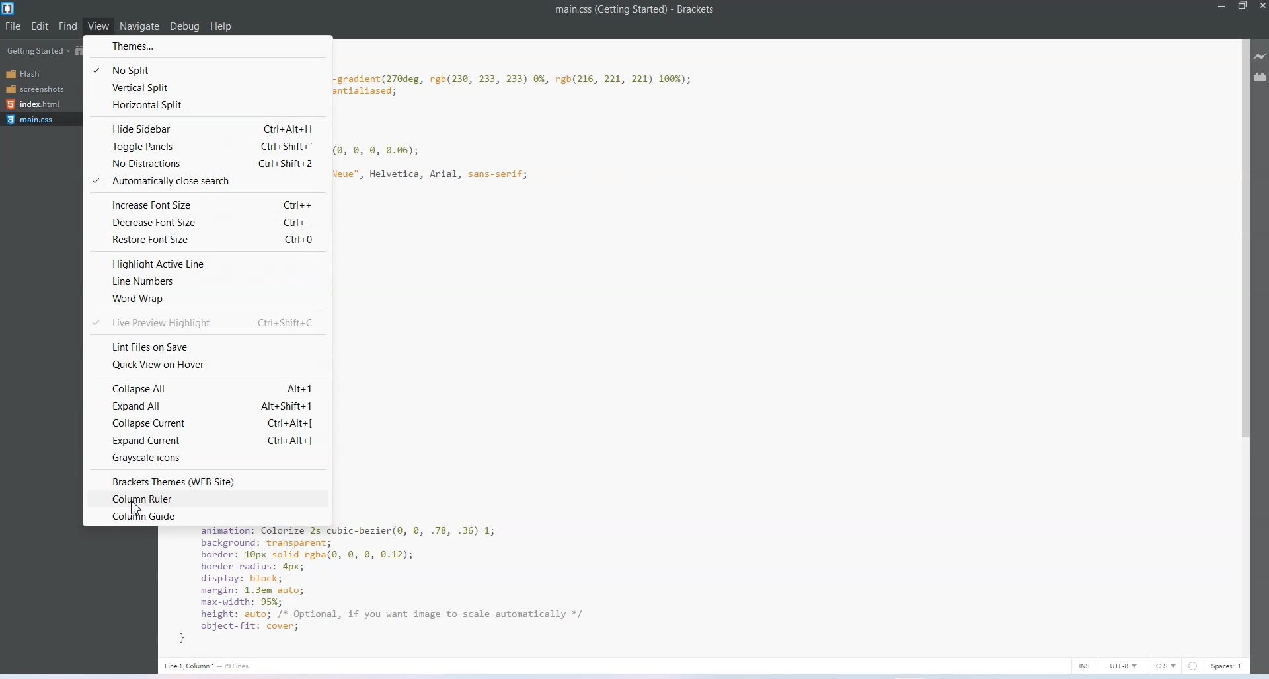 The width and height of the screenshot is (1269, 679). What do you see at coordinates (206, 181) in the screenshot?
I see `Automatically close search` at bounding box center [206, 181].